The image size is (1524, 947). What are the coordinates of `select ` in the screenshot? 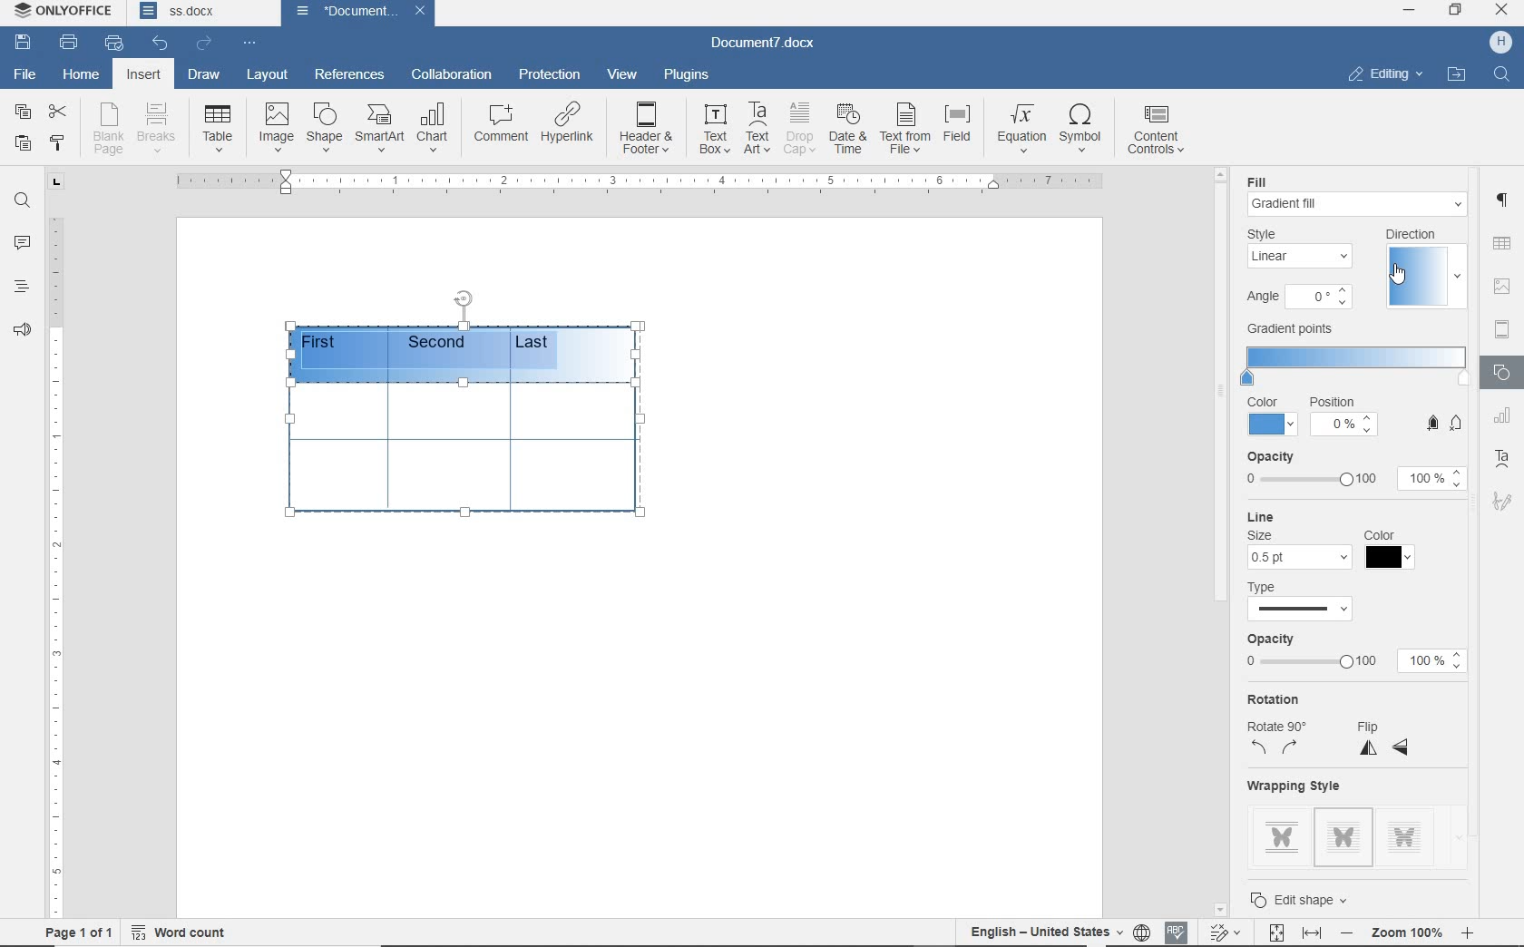 It's located at (1424, 276).